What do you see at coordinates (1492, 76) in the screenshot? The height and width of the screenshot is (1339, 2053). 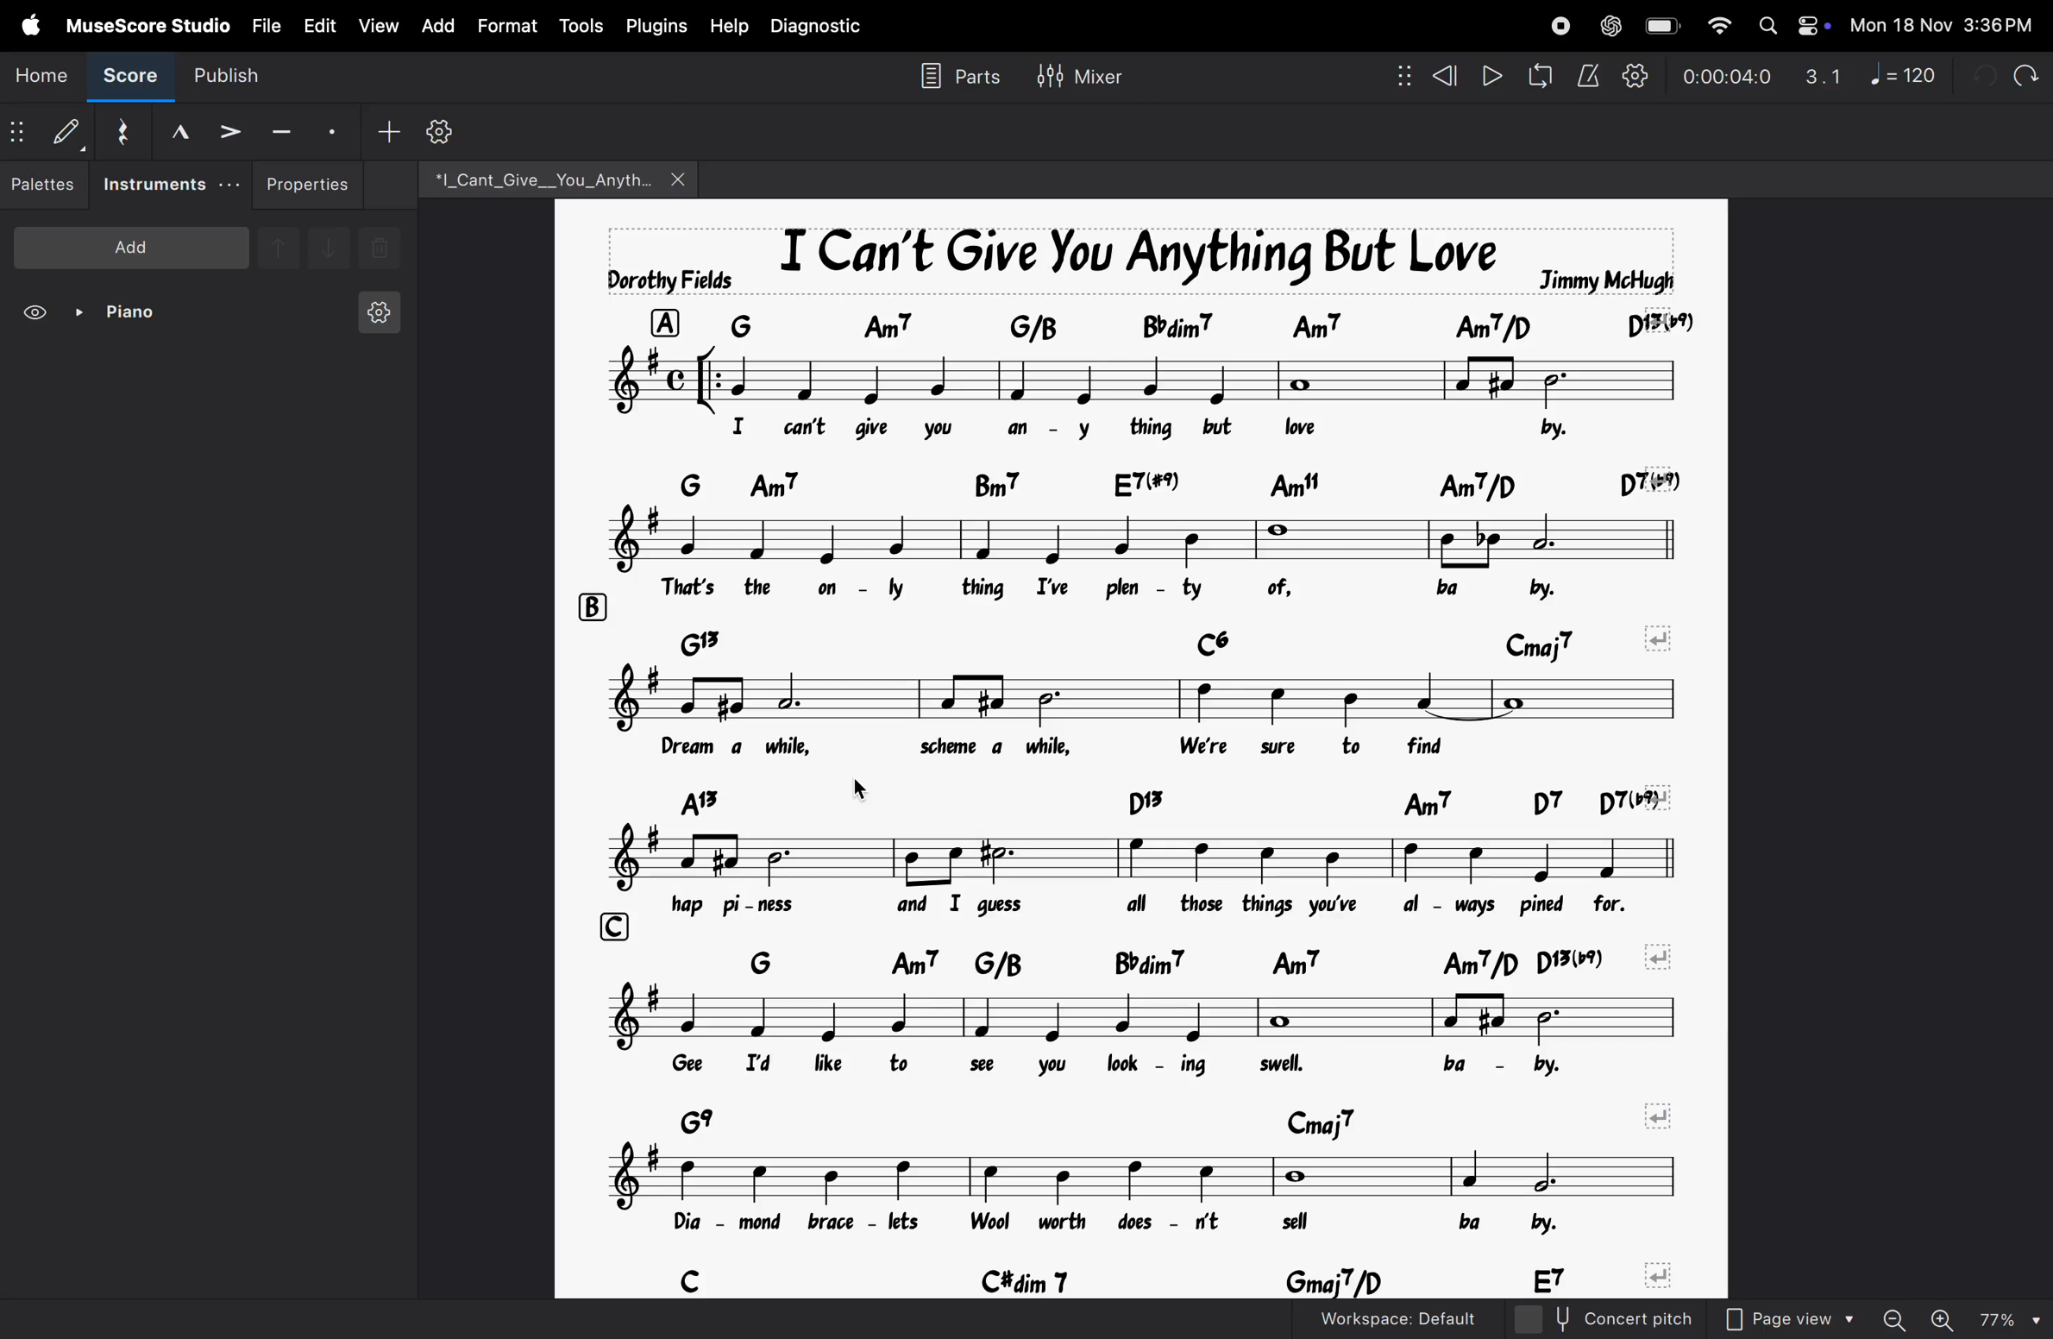 I see `play` at bounding box center [1492, 76].